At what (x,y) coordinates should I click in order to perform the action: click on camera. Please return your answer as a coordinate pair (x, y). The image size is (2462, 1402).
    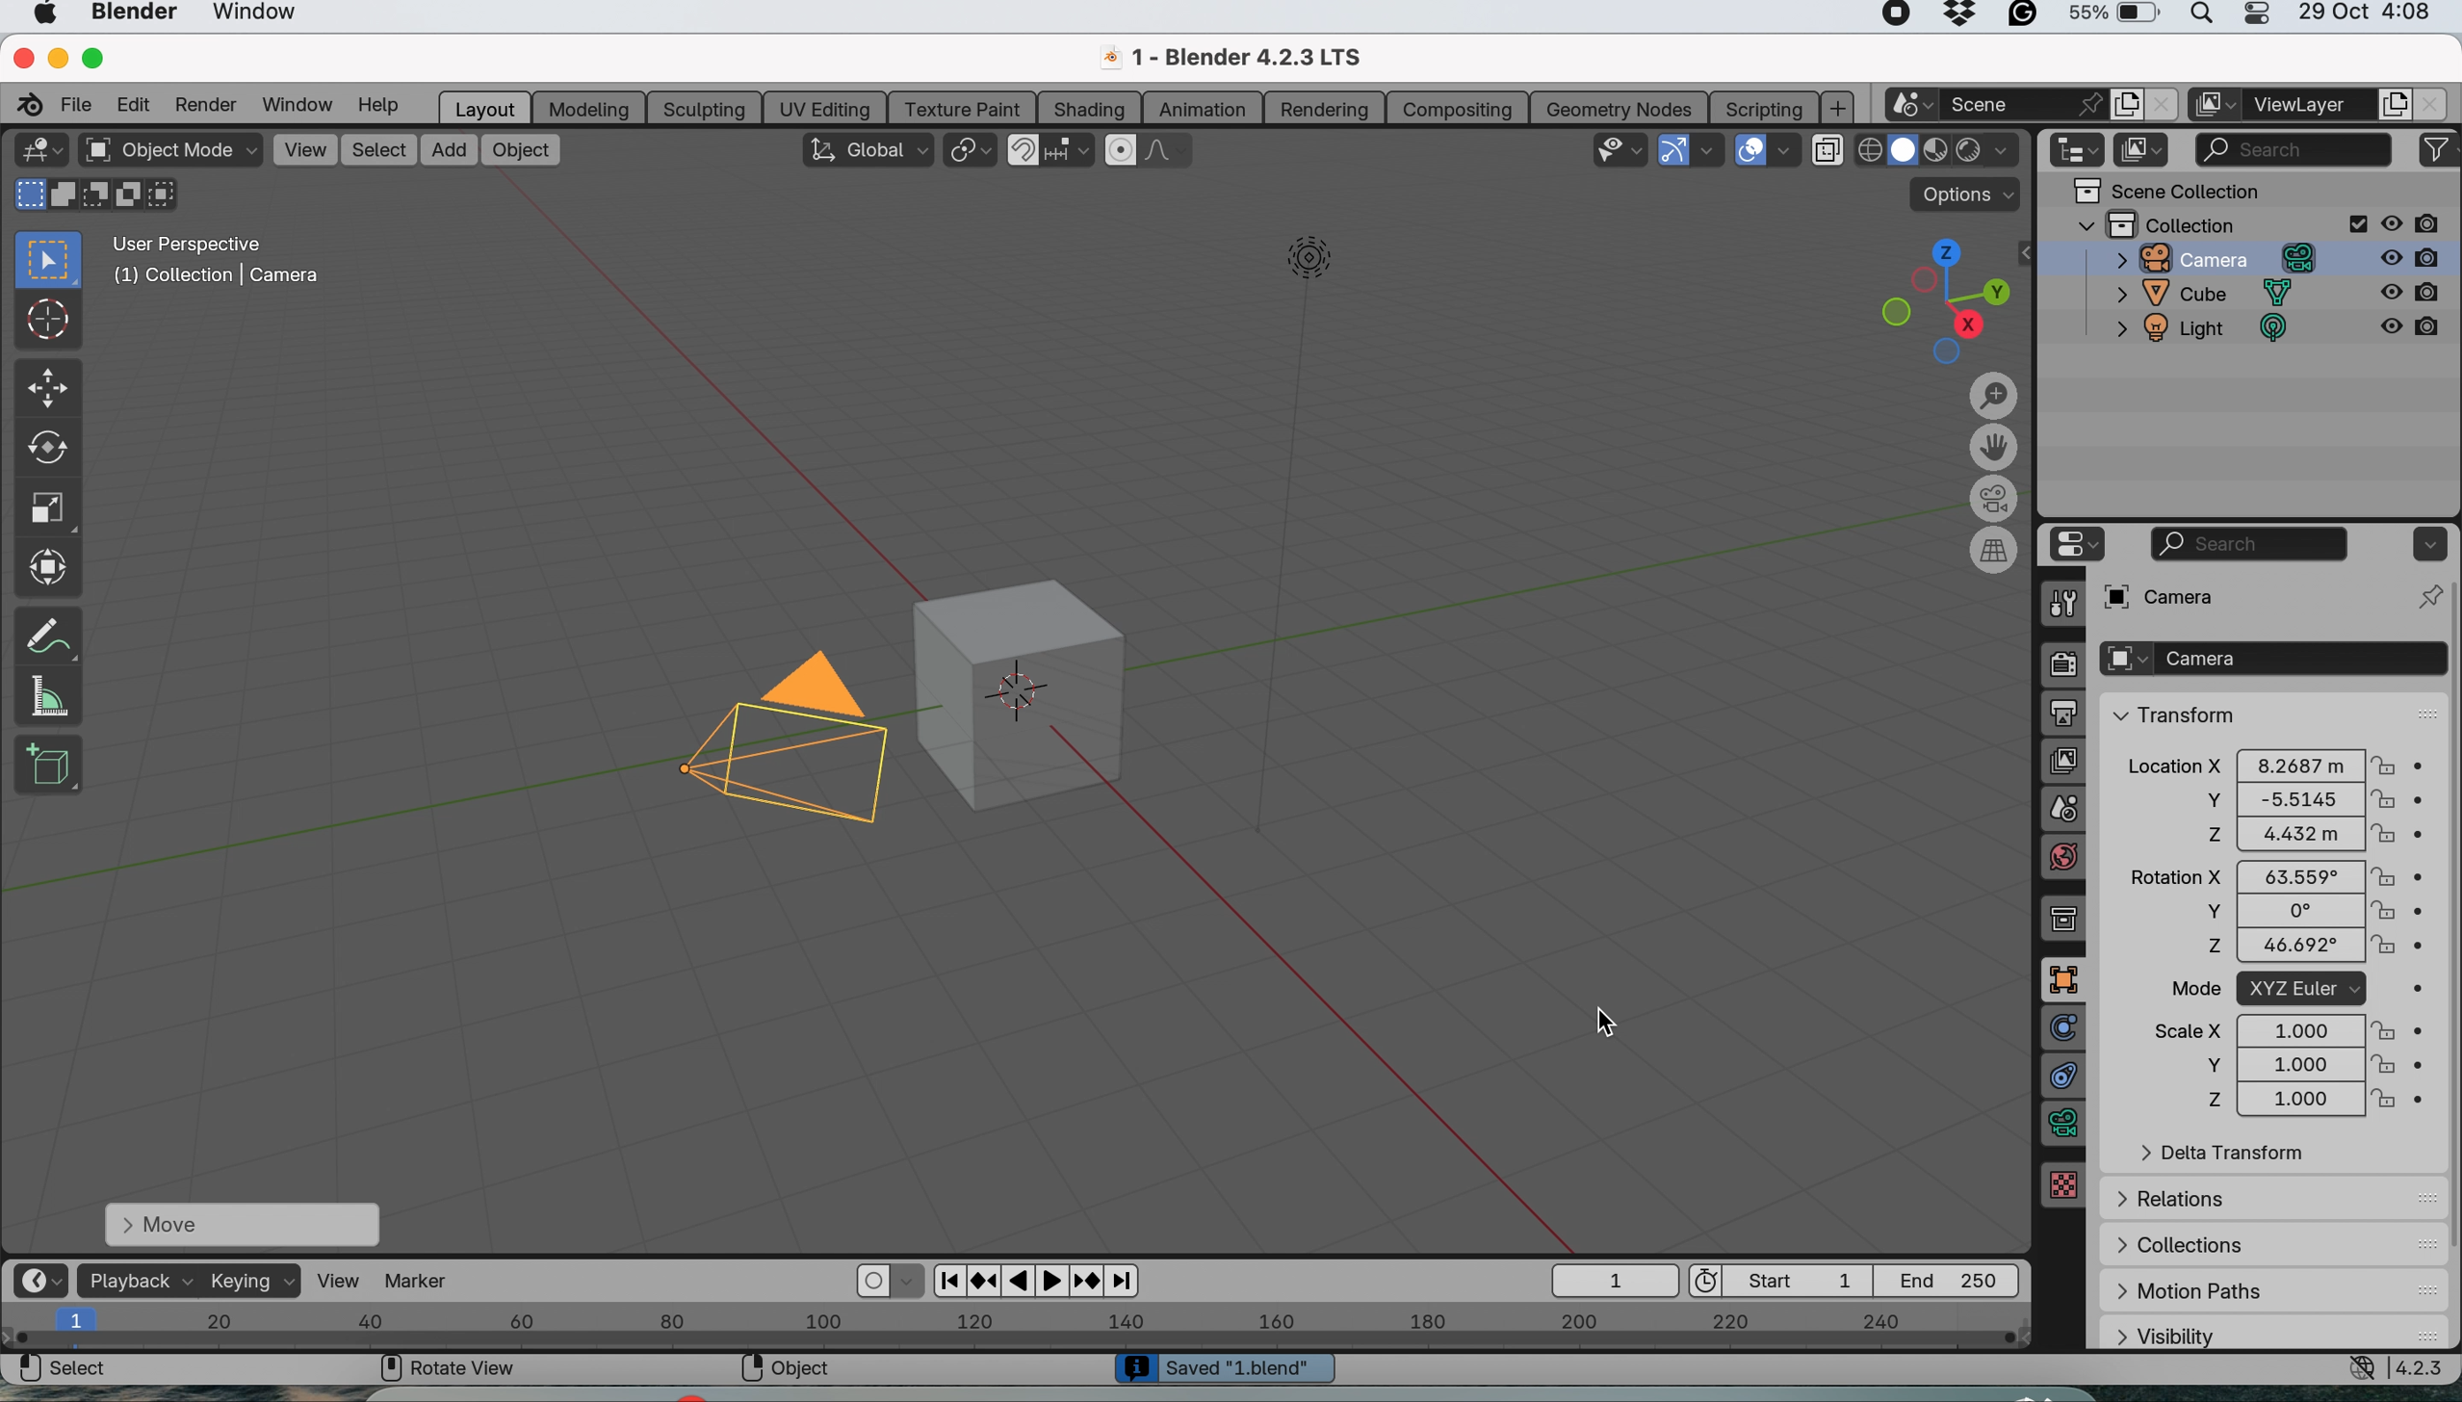
    Looking at the image, I should click on (2205, 258).